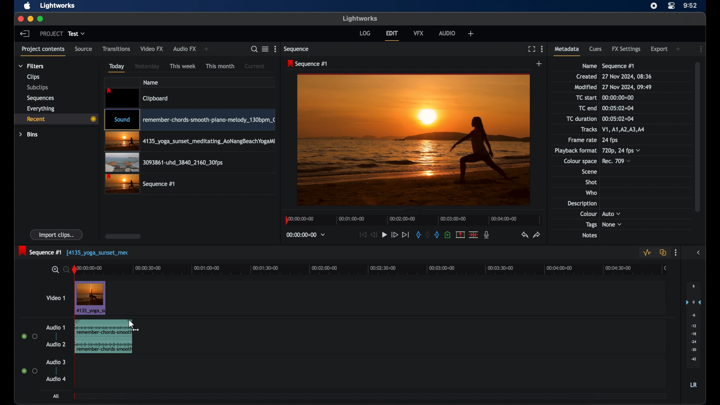 The width and height of the screenshot is (720, 405). I want to click on add, so click(679, 49).